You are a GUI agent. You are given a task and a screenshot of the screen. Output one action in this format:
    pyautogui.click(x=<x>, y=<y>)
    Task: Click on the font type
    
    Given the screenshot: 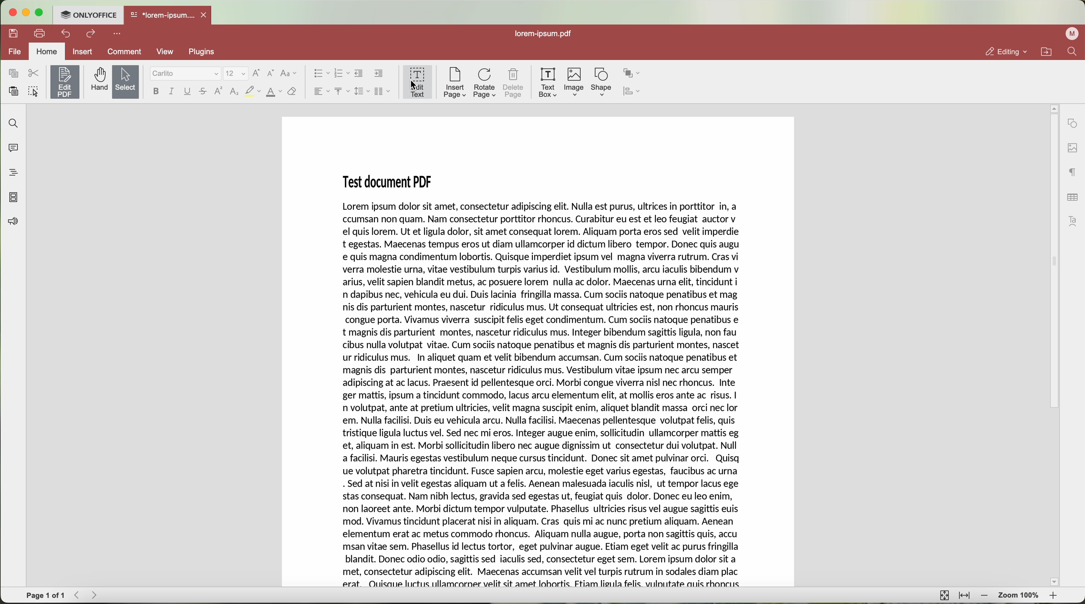 What is the action you would take?
    pyautogui.click(x=185, y=74)
    